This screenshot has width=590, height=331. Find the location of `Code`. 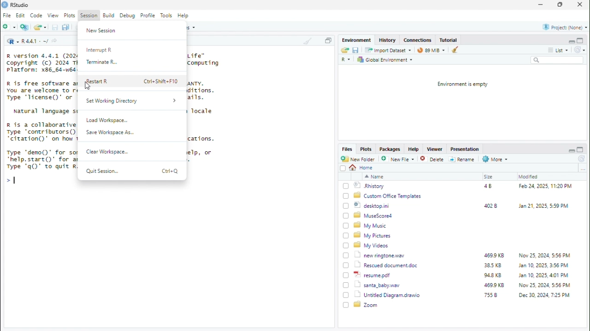

Code is located at coordinates (36, 16).